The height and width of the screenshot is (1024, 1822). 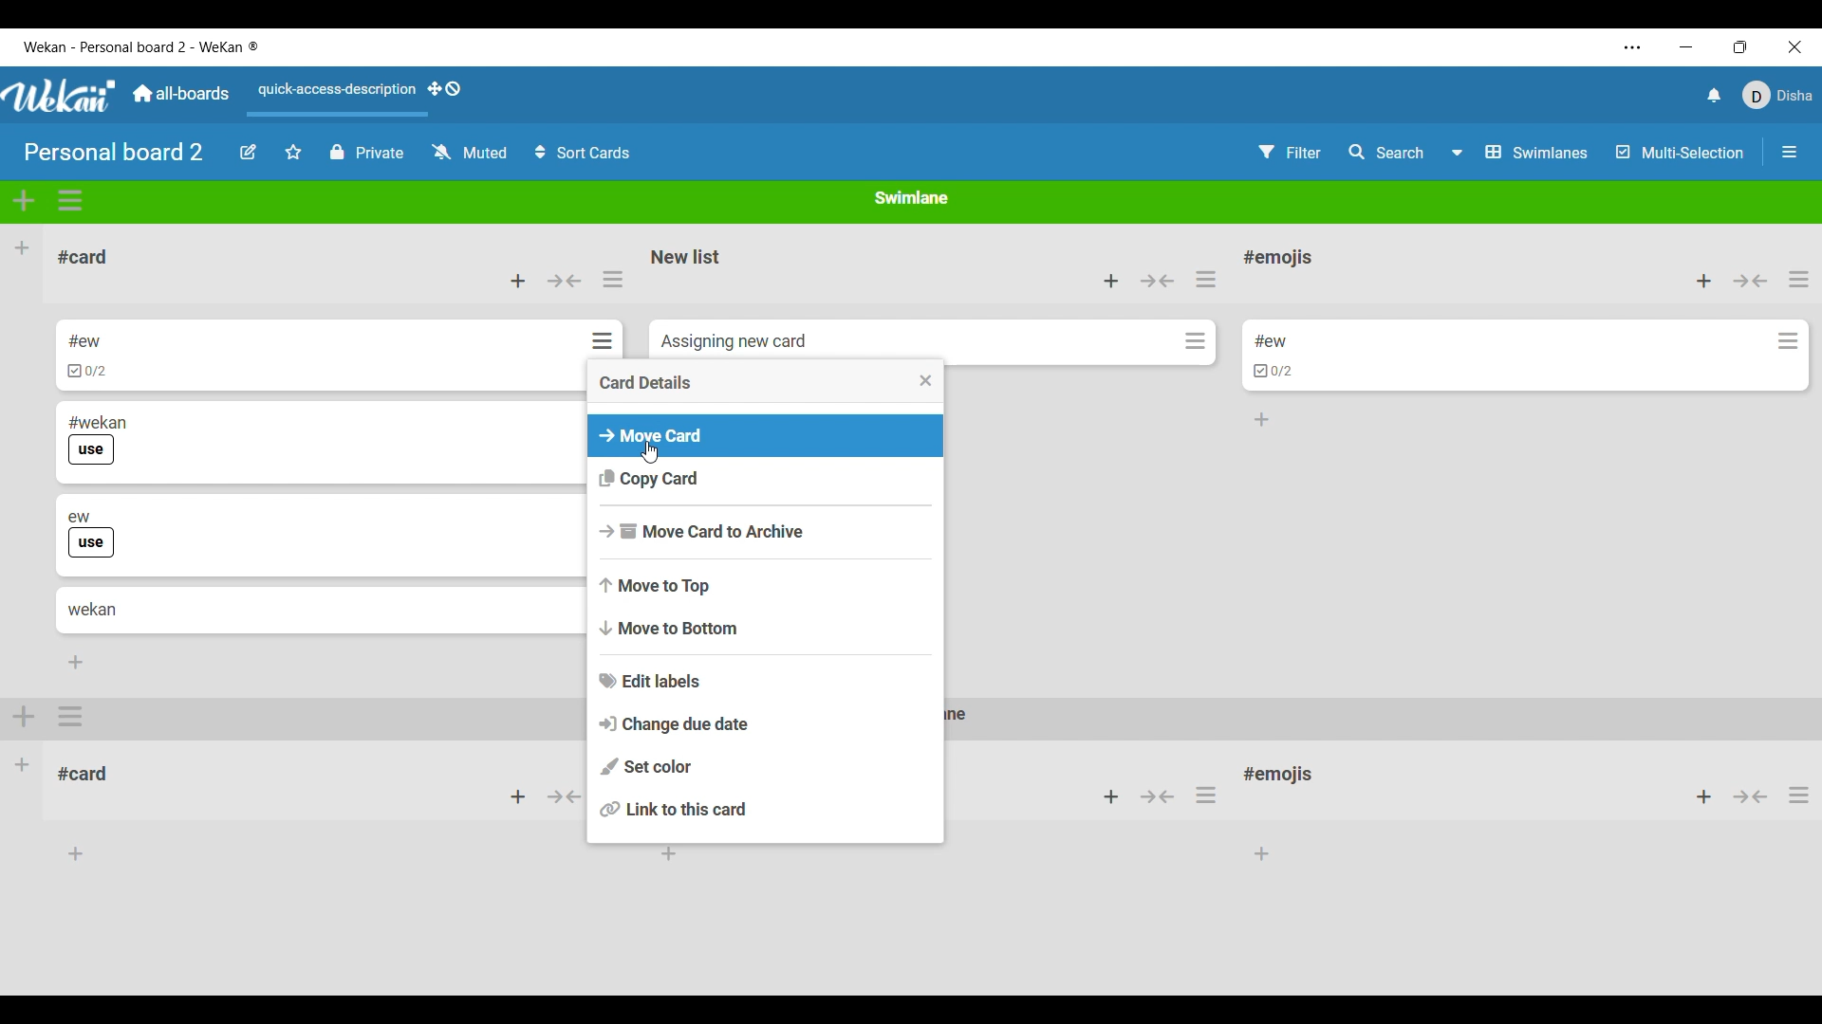 What do you see at coordinates (582, 153) in the screenshot?
I see `Sort cards` at bounding box center [582, 153].